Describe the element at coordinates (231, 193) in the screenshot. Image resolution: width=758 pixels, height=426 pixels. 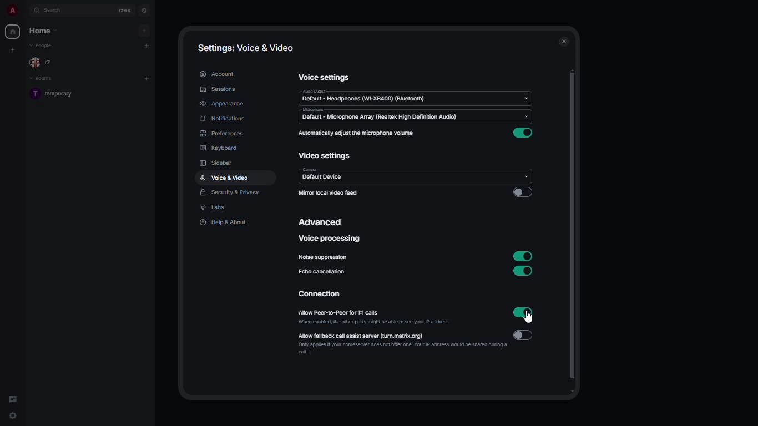
I see `security & privacy` at that location.